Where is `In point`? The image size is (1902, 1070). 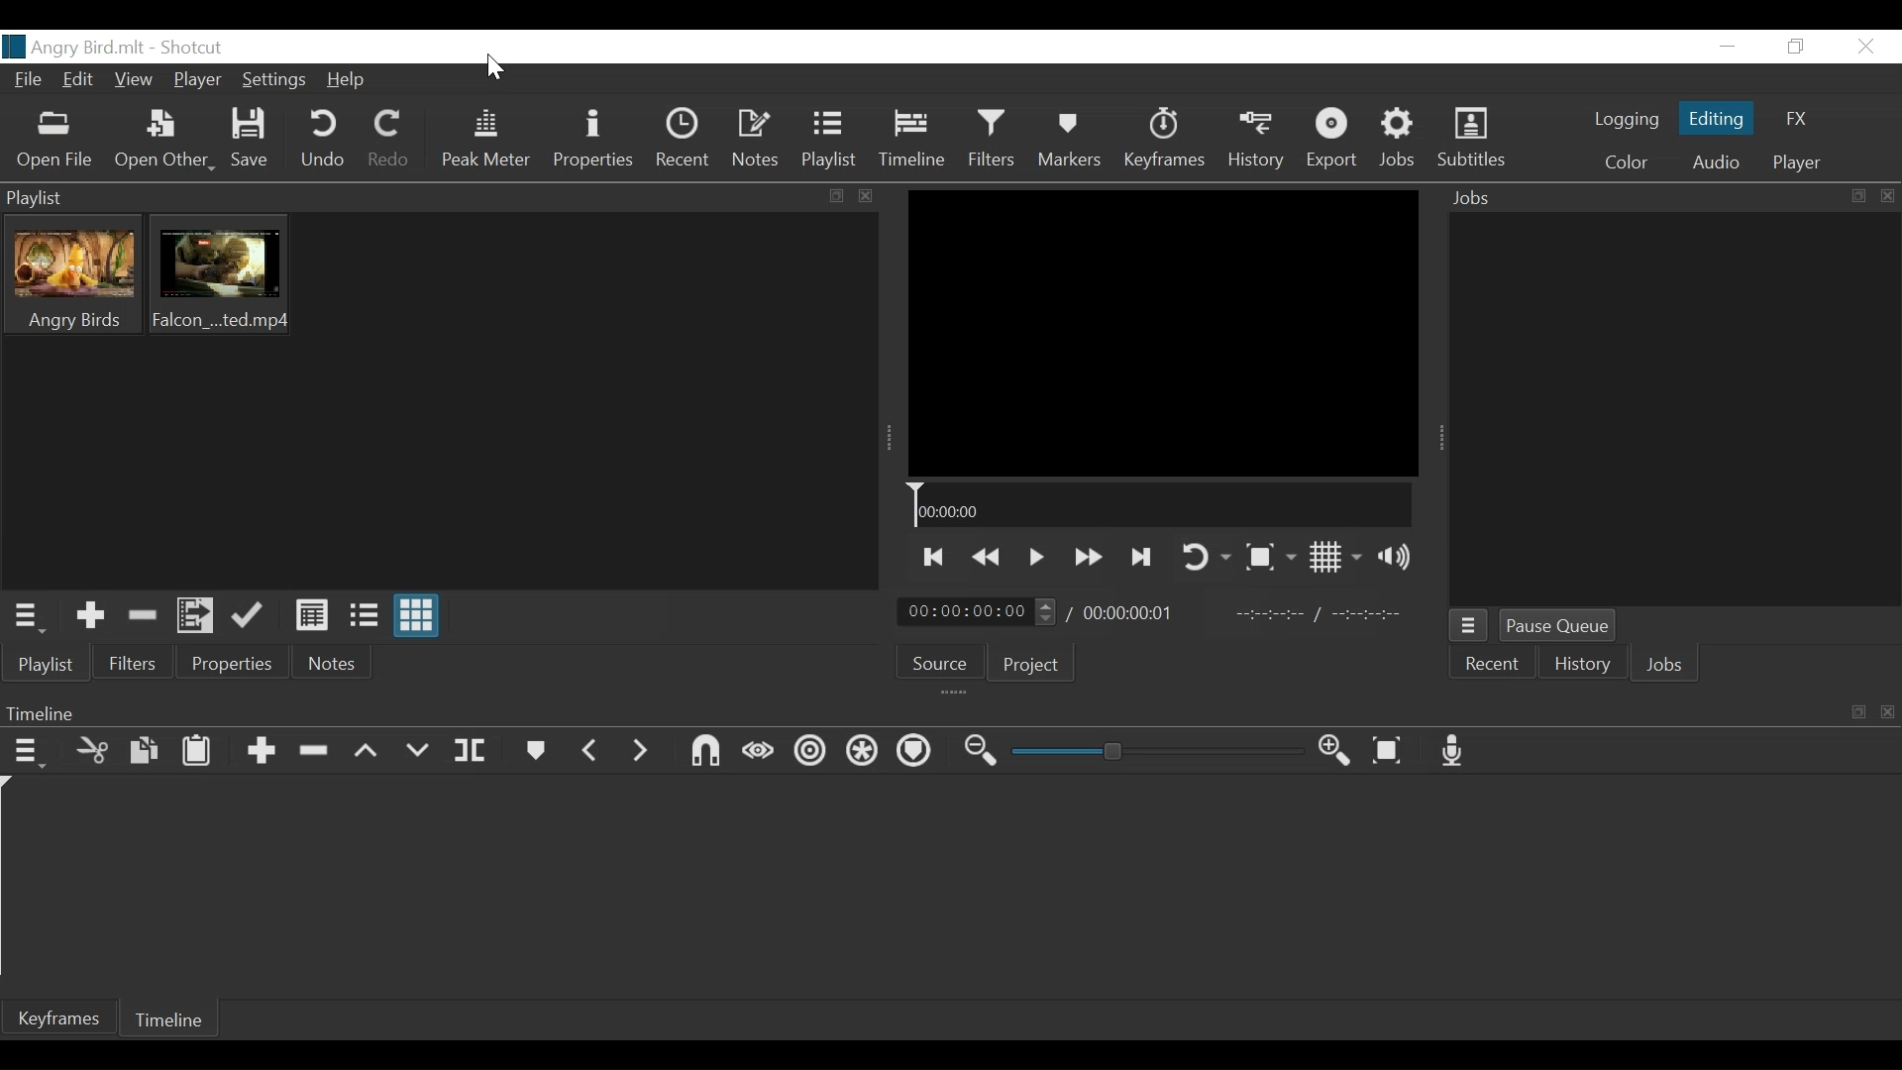 In point is located at coordinates (1324, 613).